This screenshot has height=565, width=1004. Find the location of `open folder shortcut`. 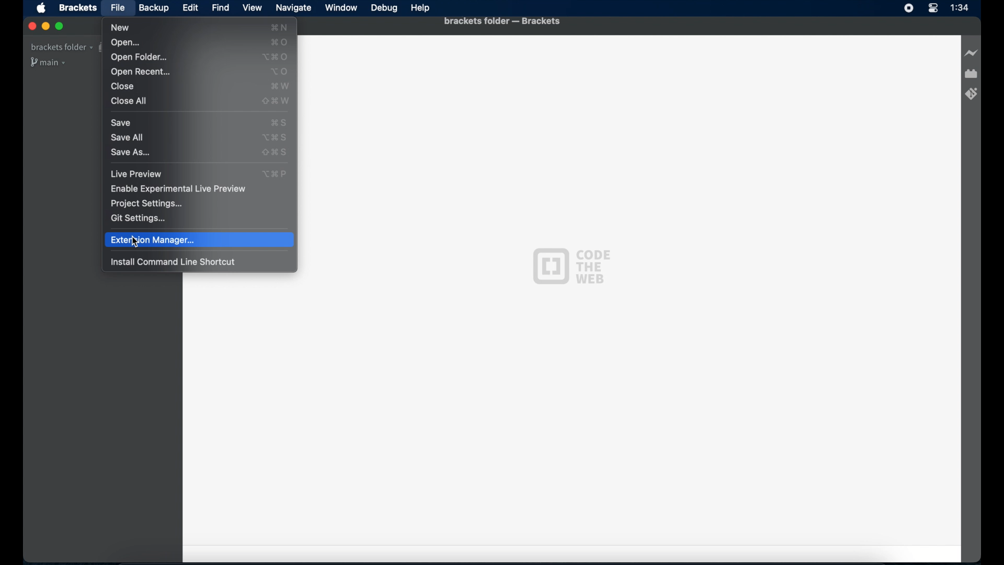

open folder shortcut is located at coordinates (276, 56).